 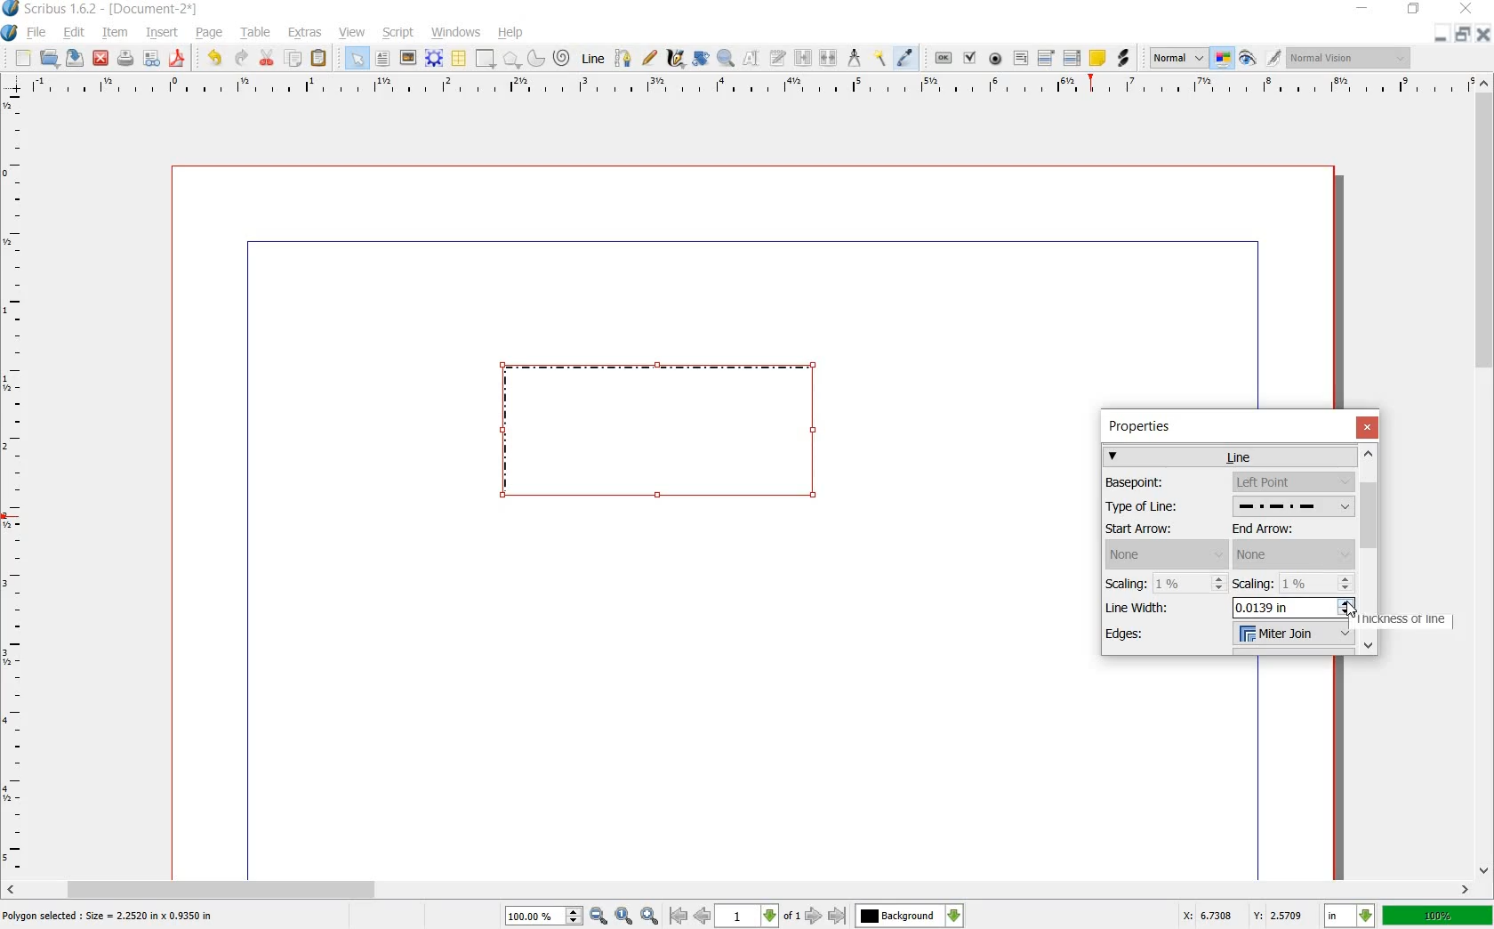 What do you see at coordinates (678, 916) in the screenshot?
I see `go to first page` at bounding box center [678, 916].